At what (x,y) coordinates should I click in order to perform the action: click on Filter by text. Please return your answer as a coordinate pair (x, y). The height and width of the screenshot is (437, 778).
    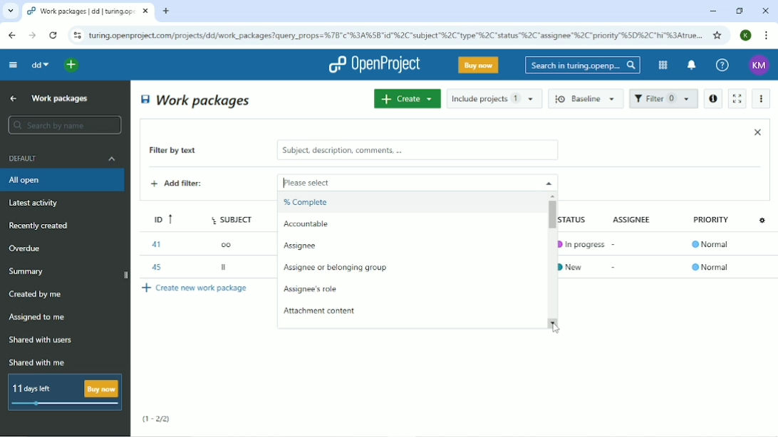
    Looking at the image, I should click on (183, 152).